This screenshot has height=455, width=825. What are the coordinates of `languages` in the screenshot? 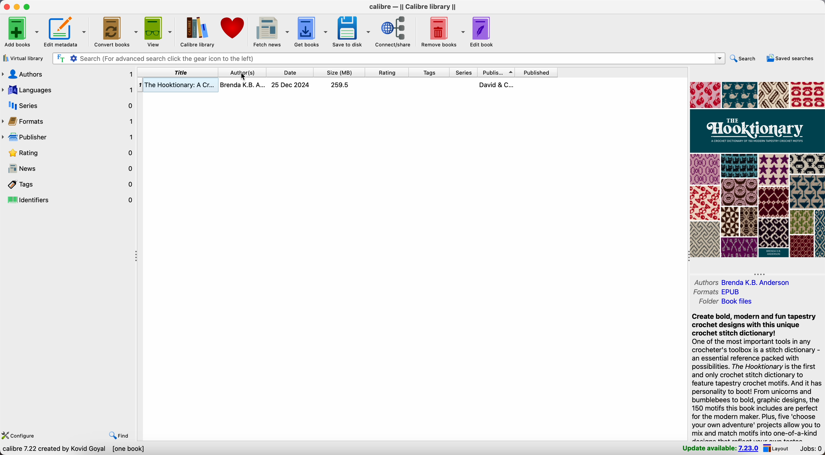 It's located at (68, 89).